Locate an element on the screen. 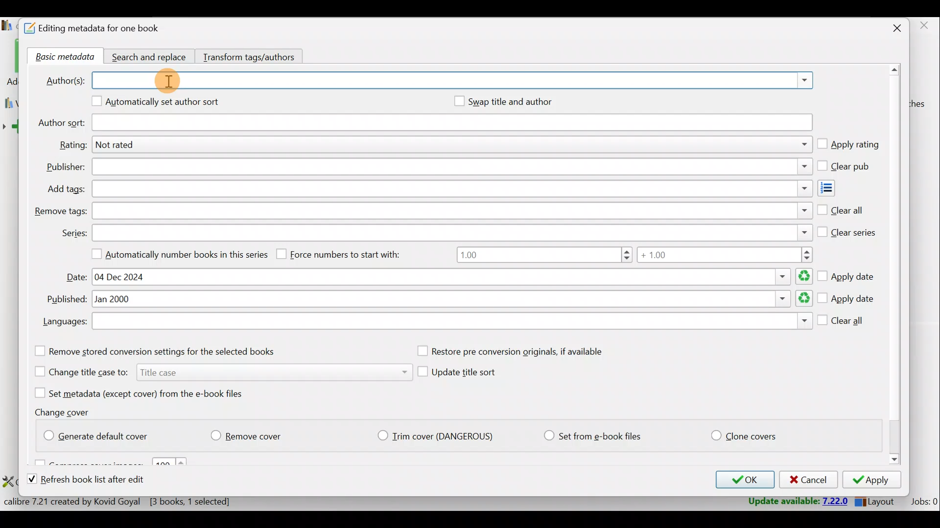  Set metadata (except cover) from the e-book files is located at coordinates (151, 393).